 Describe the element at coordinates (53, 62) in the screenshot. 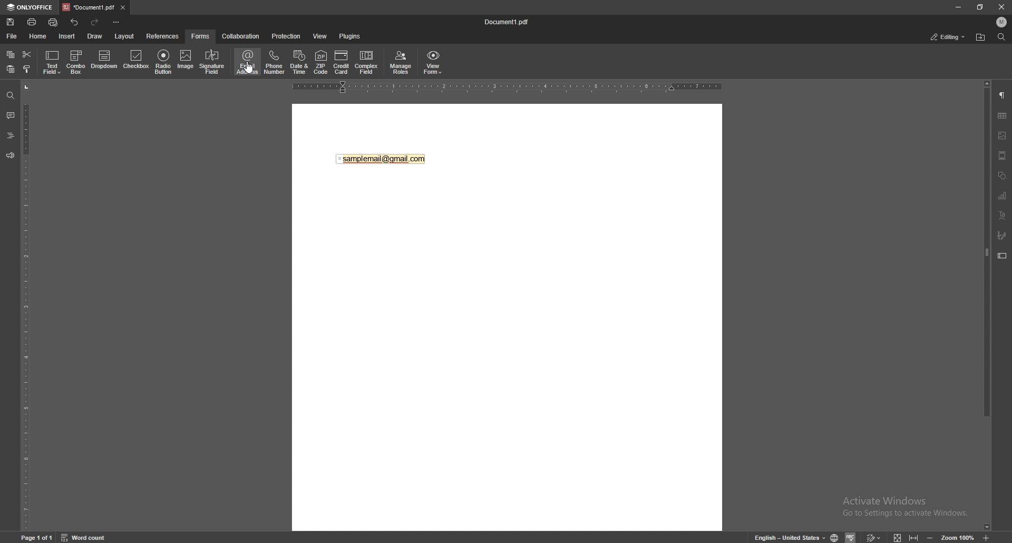

I see `text field` at that location.